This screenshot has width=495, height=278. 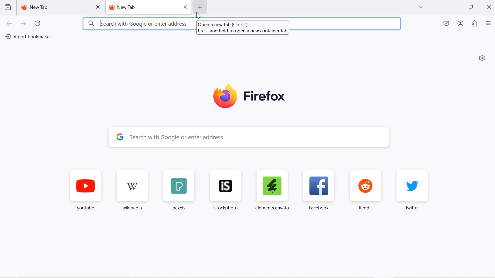 What do you see at coordinates (453, 8) in the screenshot?
I see `minimize` at bounding box center [453, 8].